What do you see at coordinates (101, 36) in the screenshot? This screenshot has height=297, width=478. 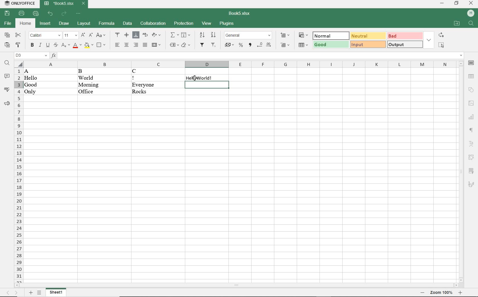 I see `CHANGE CASE` at bounding box center [101, 36].